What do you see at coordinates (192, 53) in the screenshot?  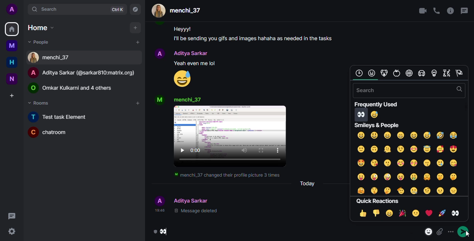 I see `people` at bounding box center [192, 53].